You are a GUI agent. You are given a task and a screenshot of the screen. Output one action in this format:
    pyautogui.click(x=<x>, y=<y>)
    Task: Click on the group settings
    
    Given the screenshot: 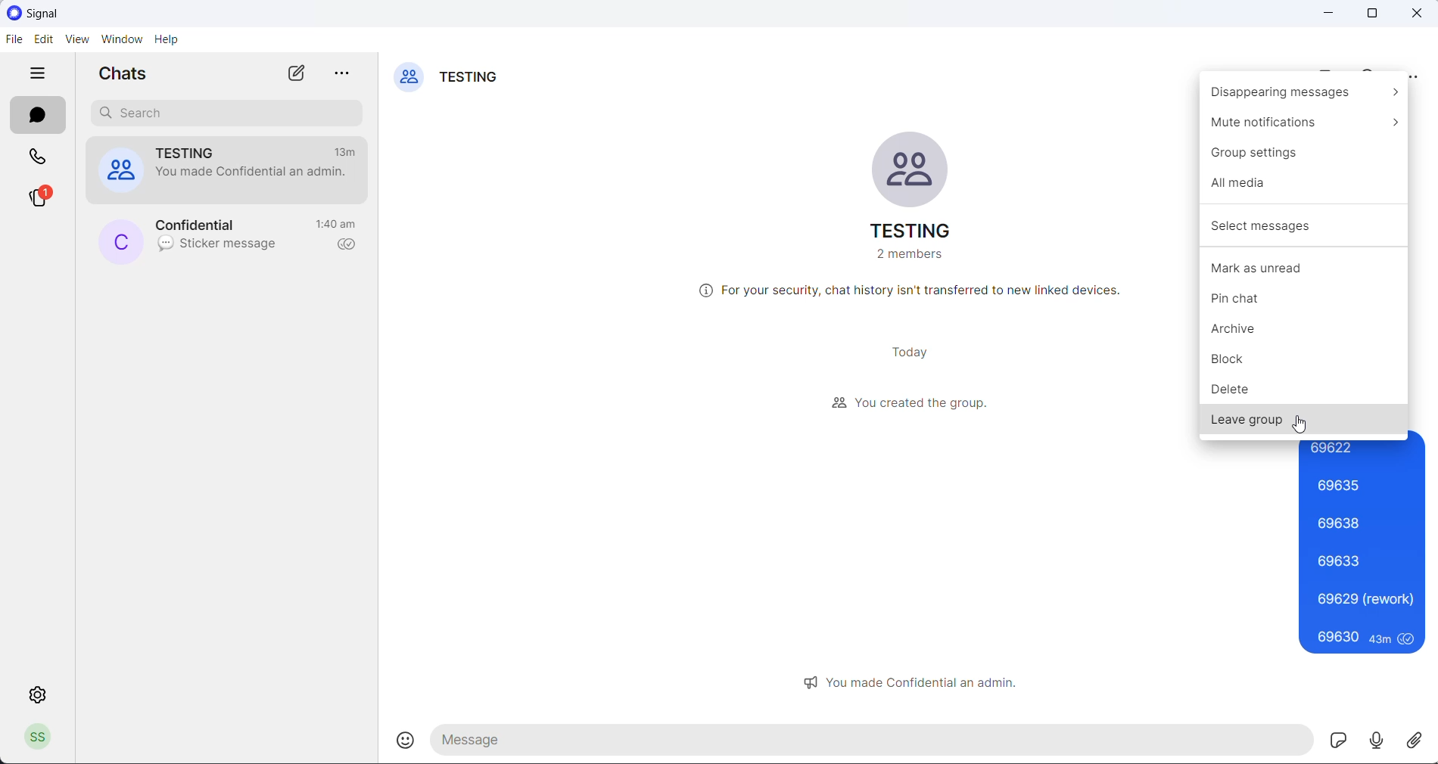 What is the action you would take?
    pyautogui.click(x=1303, y=152)
    